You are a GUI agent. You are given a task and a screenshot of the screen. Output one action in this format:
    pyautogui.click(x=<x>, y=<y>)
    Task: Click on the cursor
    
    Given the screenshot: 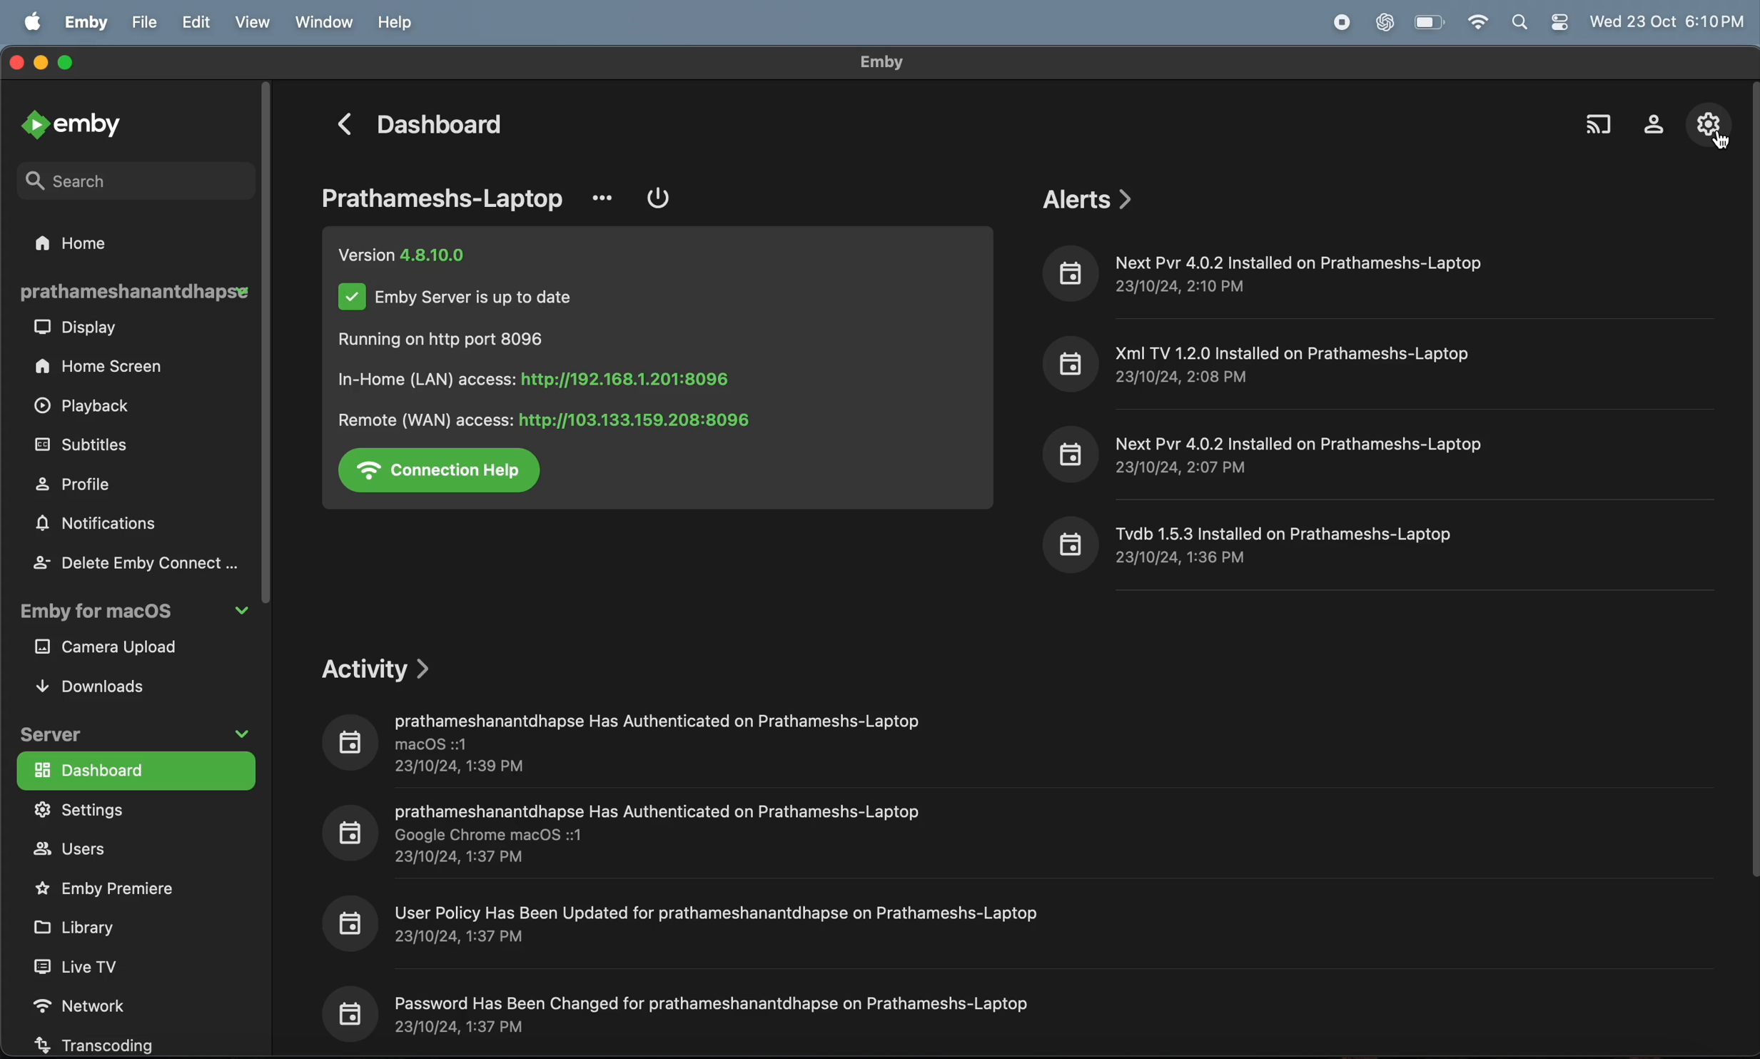 What is the action you would take?
    pyautogui.click(x=1723, y=141)
    